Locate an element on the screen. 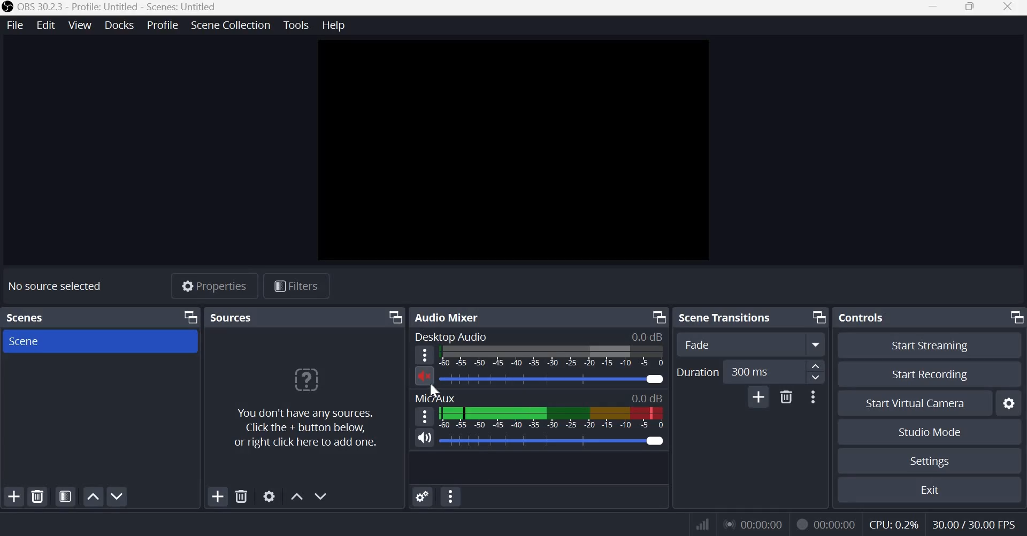 Image resolution: width=1027 pixels, height=536 pixels. Add scene is located at coordinates (13, 496).